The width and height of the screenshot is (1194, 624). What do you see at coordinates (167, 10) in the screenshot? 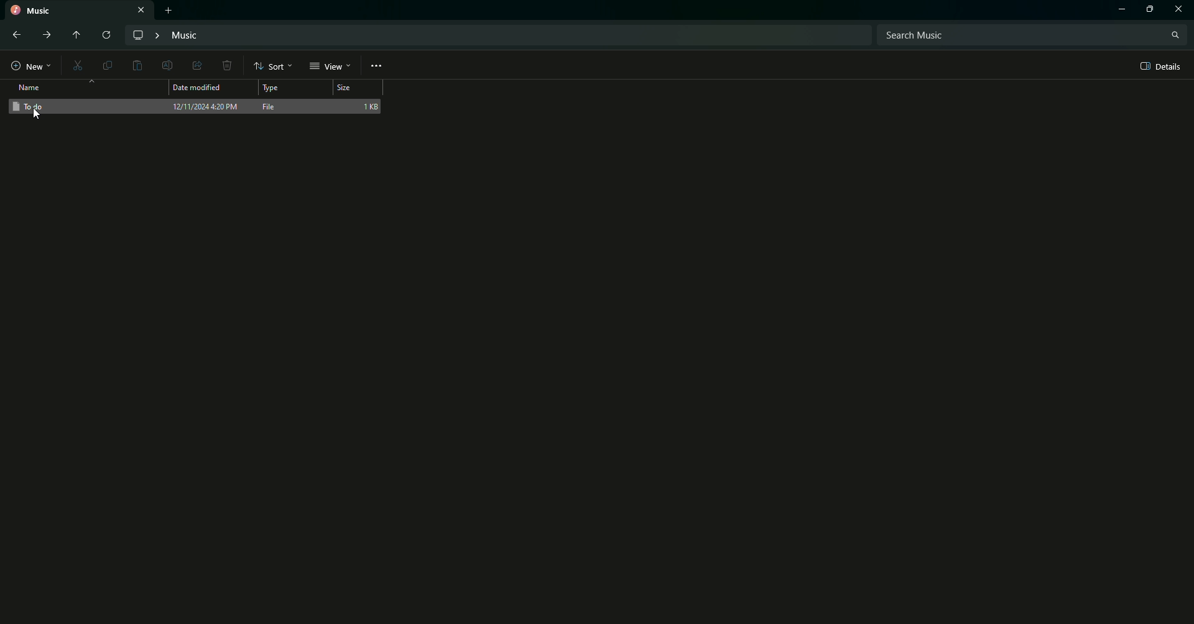
I see `New tab` at bounding box center [167, 10].